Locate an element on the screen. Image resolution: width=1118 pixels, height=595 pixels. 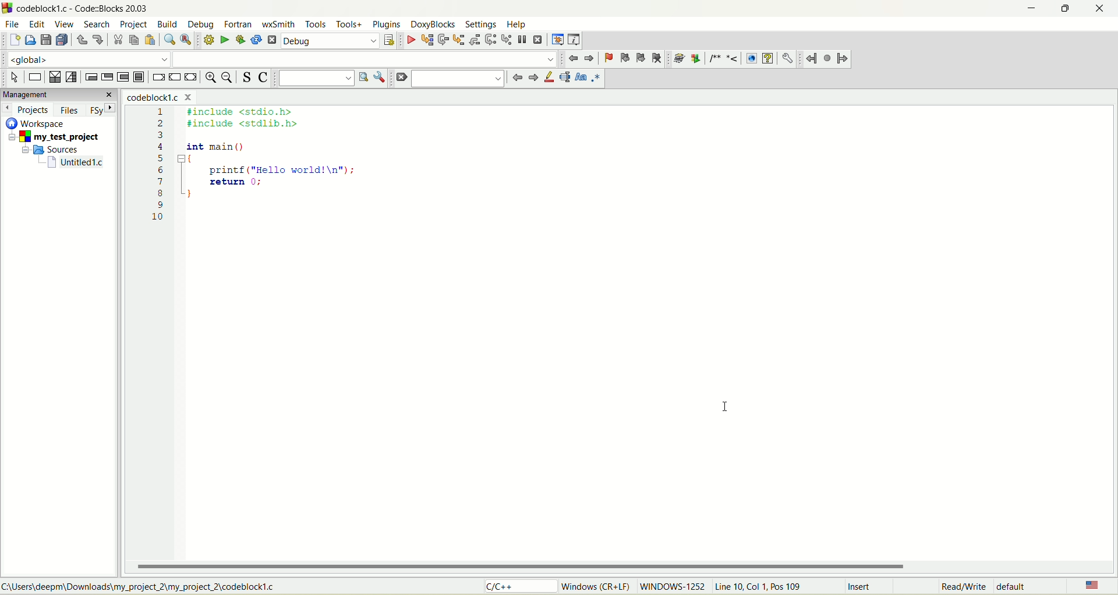
project is located at coordinates (133, 25).